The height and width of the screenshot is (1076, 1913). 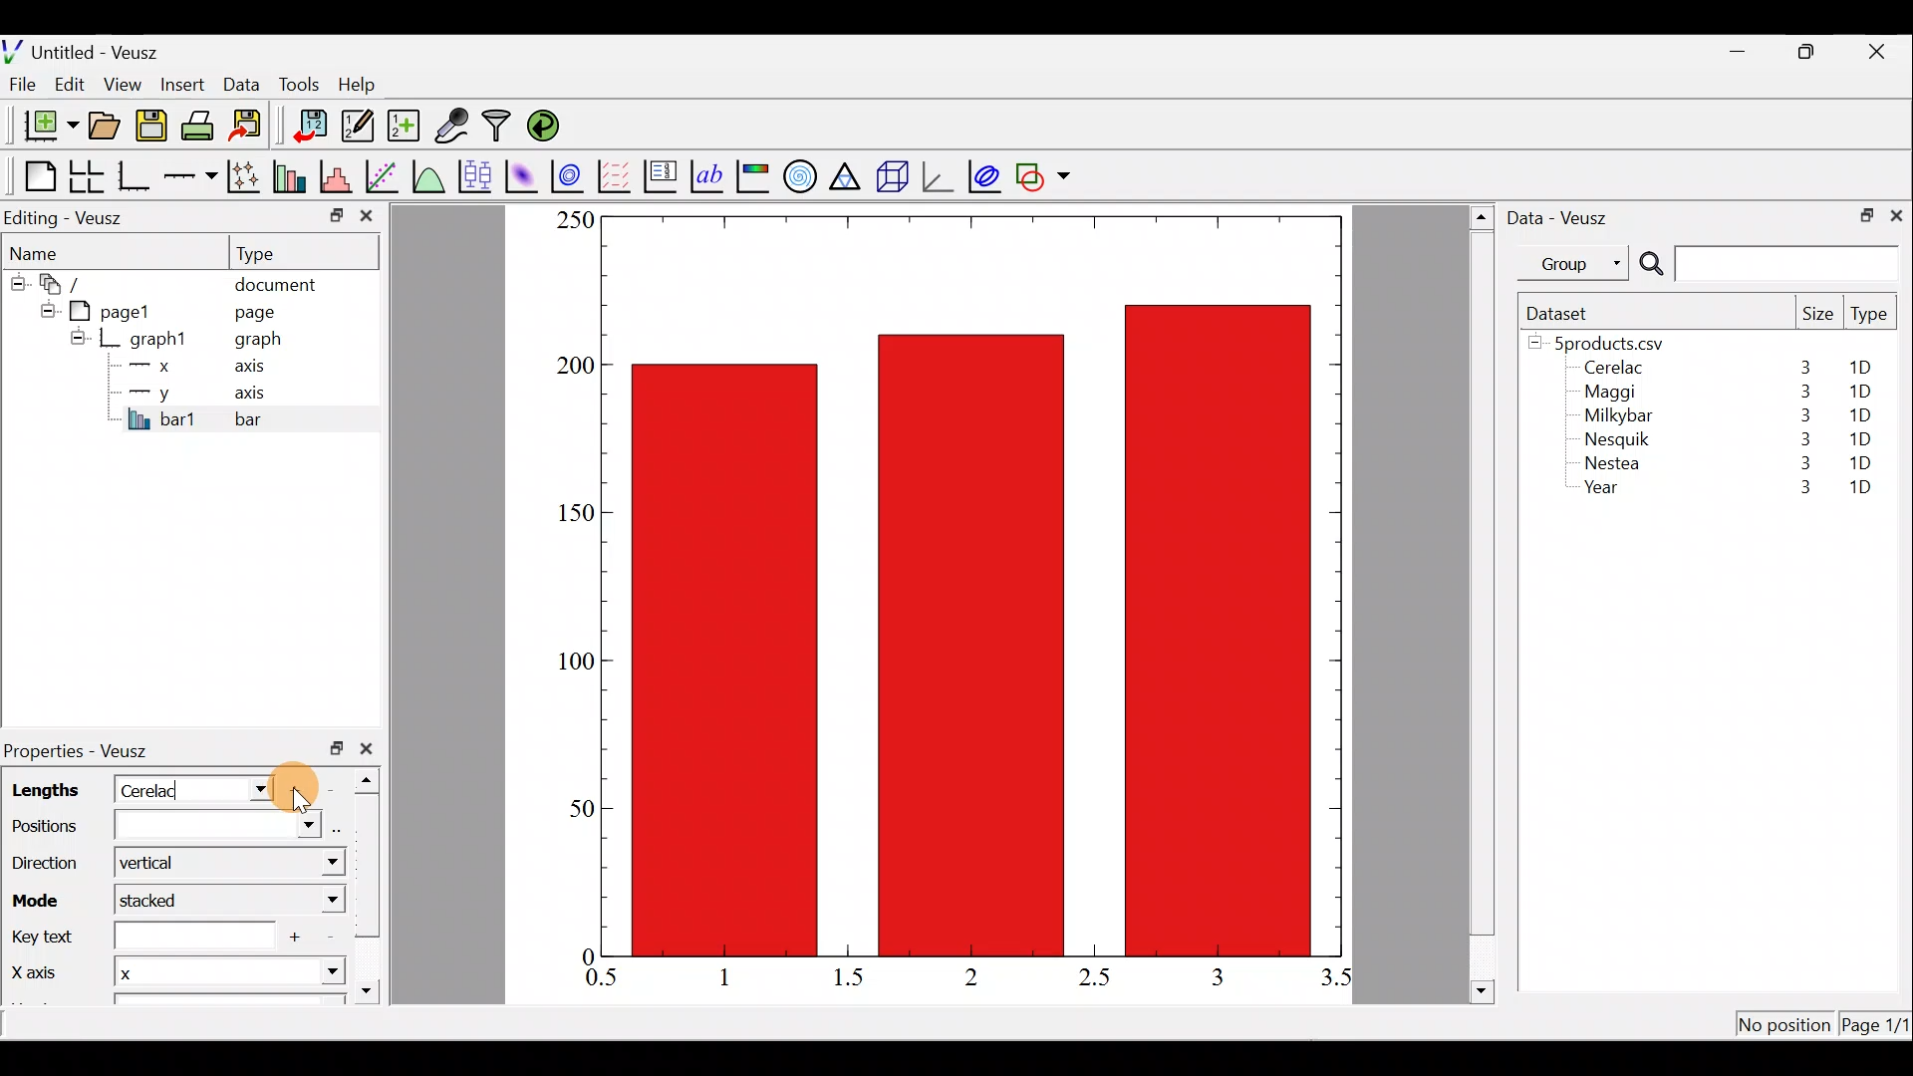 I want to click on Add another item, so click(x=301, y=790).